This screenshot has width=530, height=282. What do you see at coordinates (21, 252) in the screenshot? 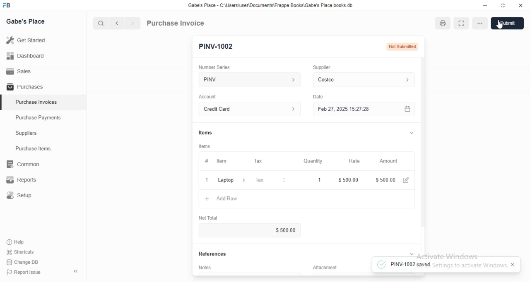
I see `Shortcuts` at bounding box center [21, 252].